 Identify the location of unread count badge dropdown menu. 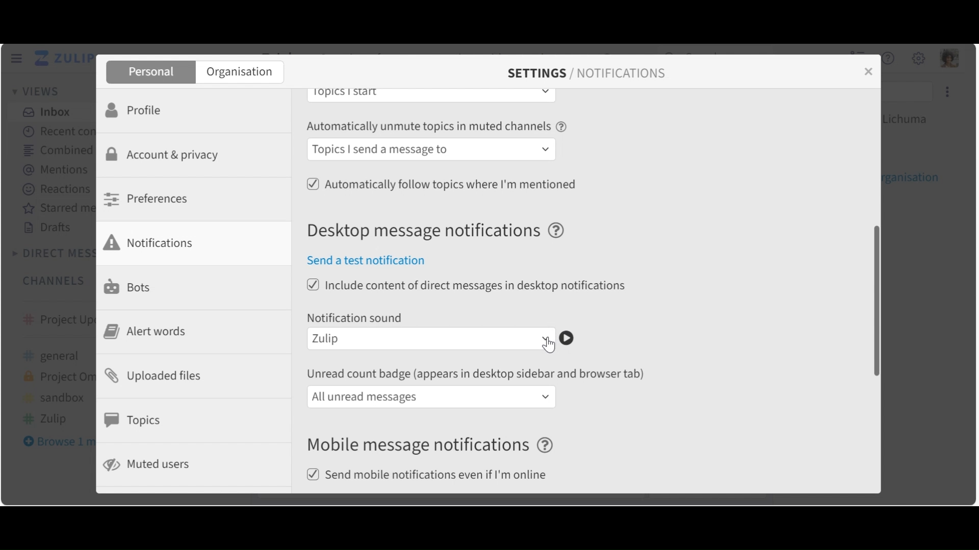
(432, 397).